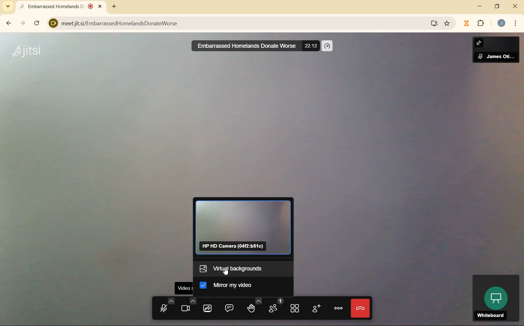 The image size is (524, 326). What do you see at coordinates (474, 23) in the screenshot?
I see `extensions` at bounding box center [474, 23].